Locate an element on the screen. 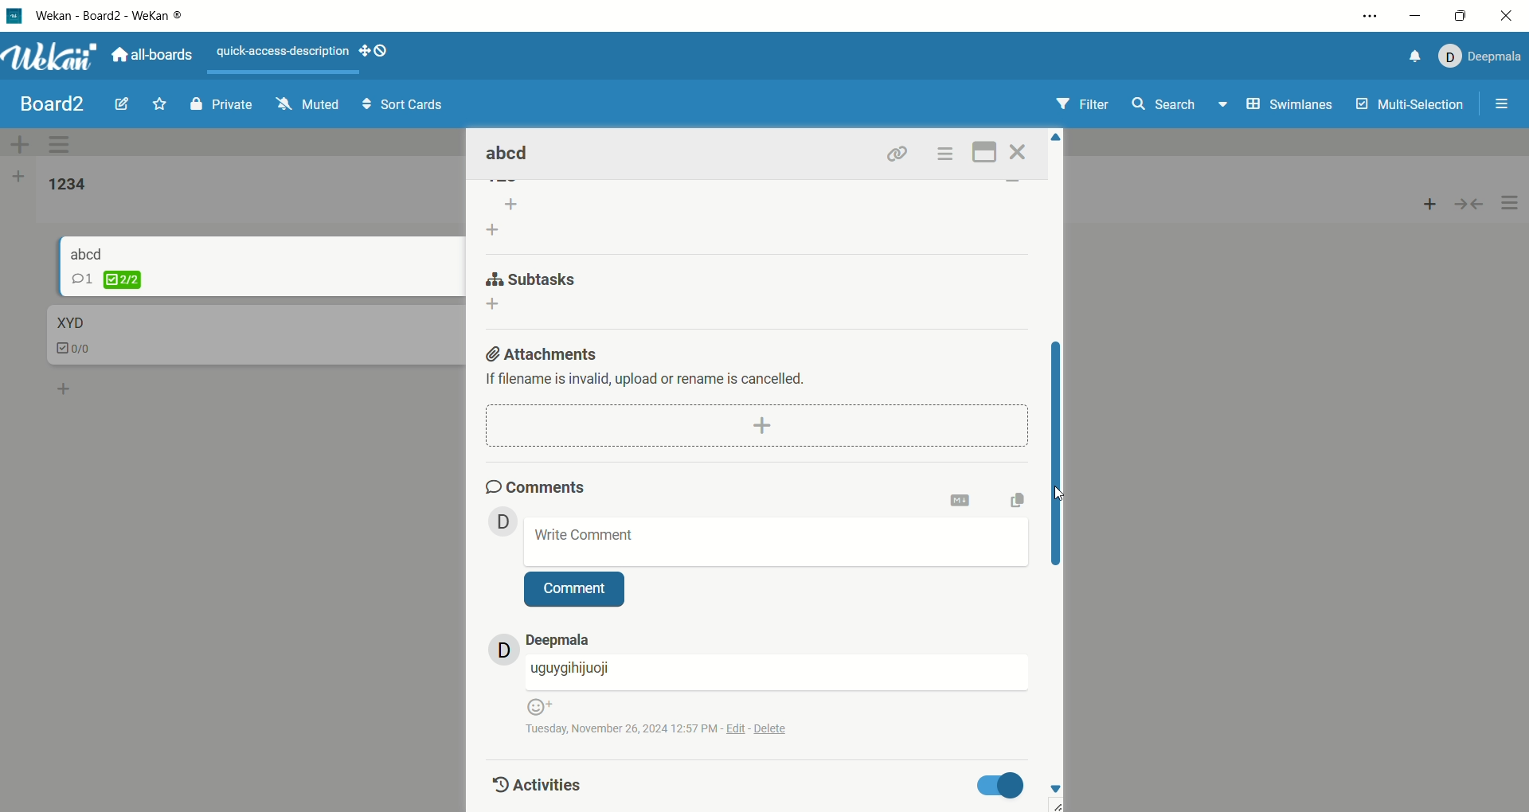 Image resolution: width=1529 pixels, height=812 pixels. multi-selection is located at coordinates (1412, 105).